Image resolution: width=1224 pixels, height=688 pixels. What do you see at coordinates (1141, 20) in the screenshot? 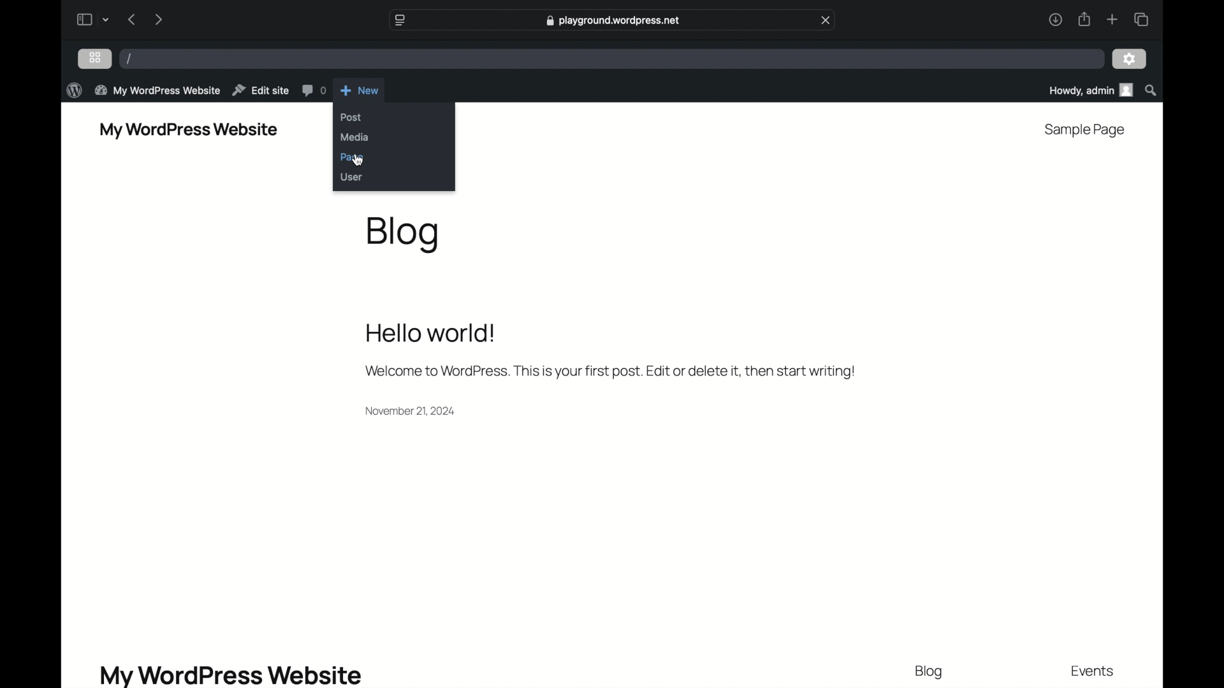
I see `show tab overview` at bounding box center [1141, 20].